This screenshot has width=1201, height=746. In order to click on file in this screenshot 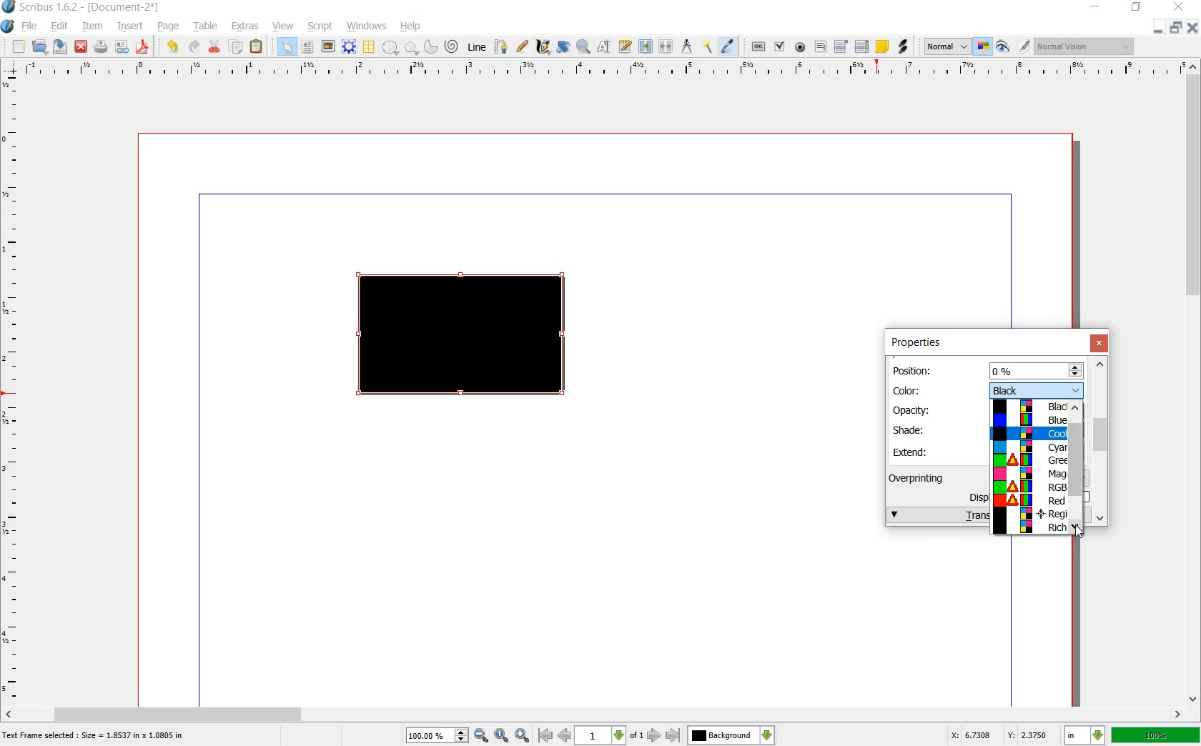, I will do `click(31, 26)`.